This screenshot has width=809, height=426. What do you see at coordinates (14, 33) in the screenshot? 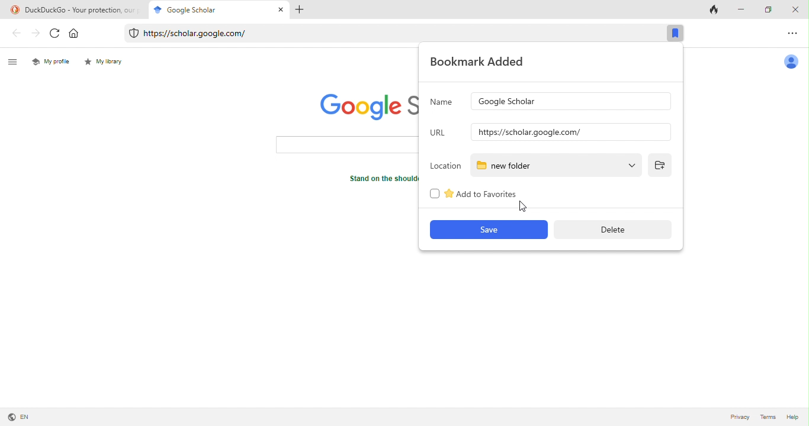
I see `back` at bounding box center [14, 33].